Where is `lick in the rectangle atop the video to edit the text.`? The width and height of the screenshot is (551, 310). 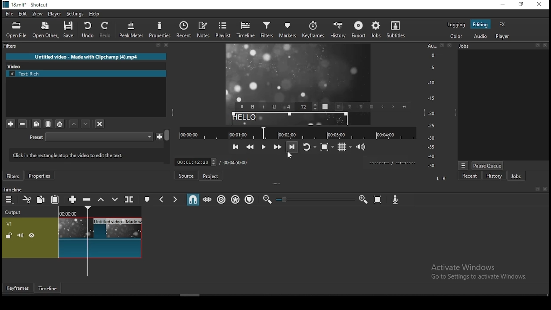
lick in the rectangle atop the video to edit the text. is located at coordinates (82, 154).